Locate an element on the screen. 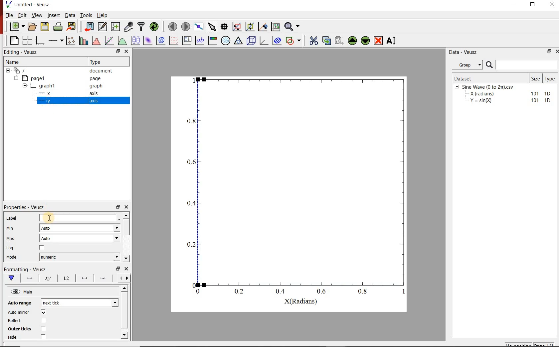 This screenshot has width=559, height=347. Cursor is located at coordinates (50, 217).